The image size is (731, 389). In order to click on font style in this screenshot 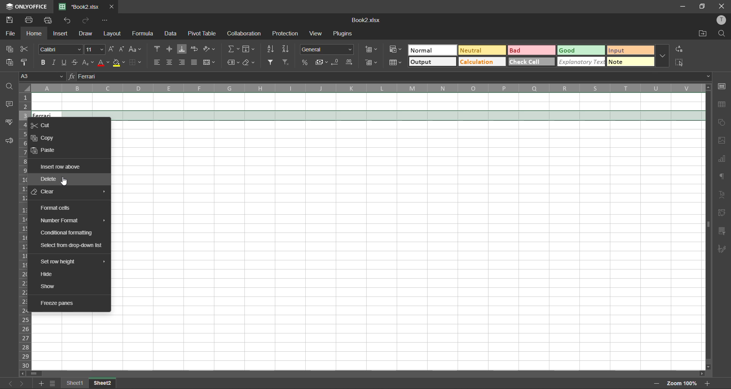, I will do `click(61, 49)`.